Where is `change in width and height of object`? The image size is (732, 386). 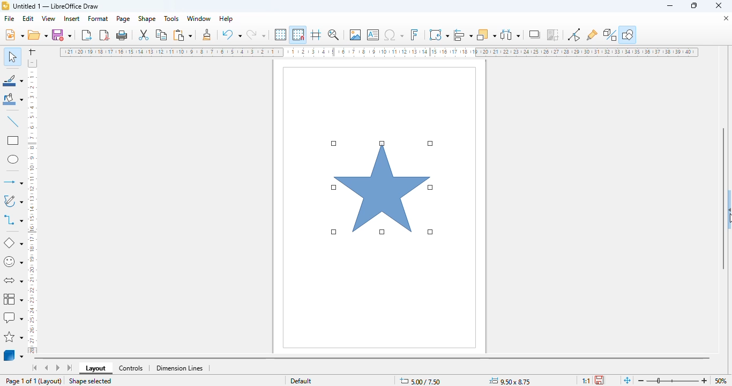 change in width and height of object is located at coordinates (510, 381).